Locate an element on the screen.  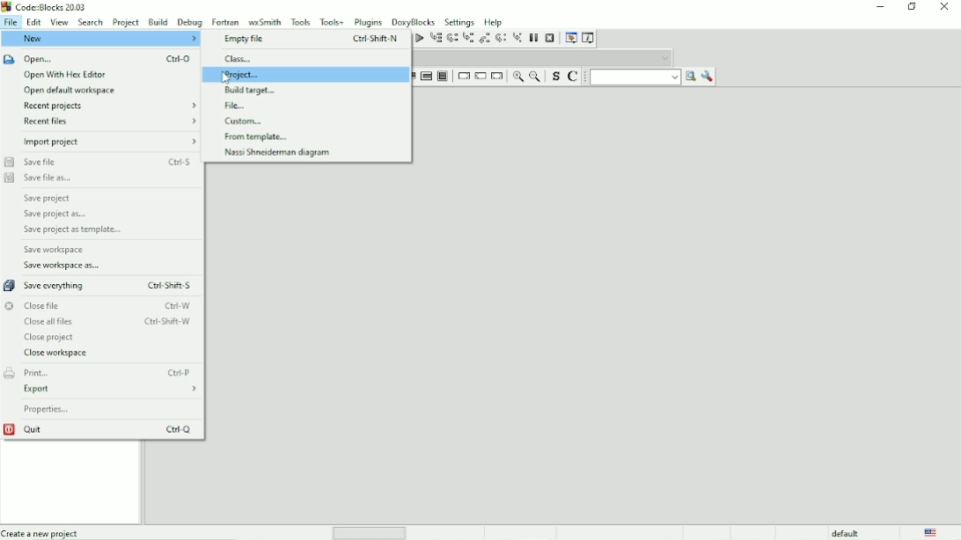
Export is located at coordinates (111, 390).